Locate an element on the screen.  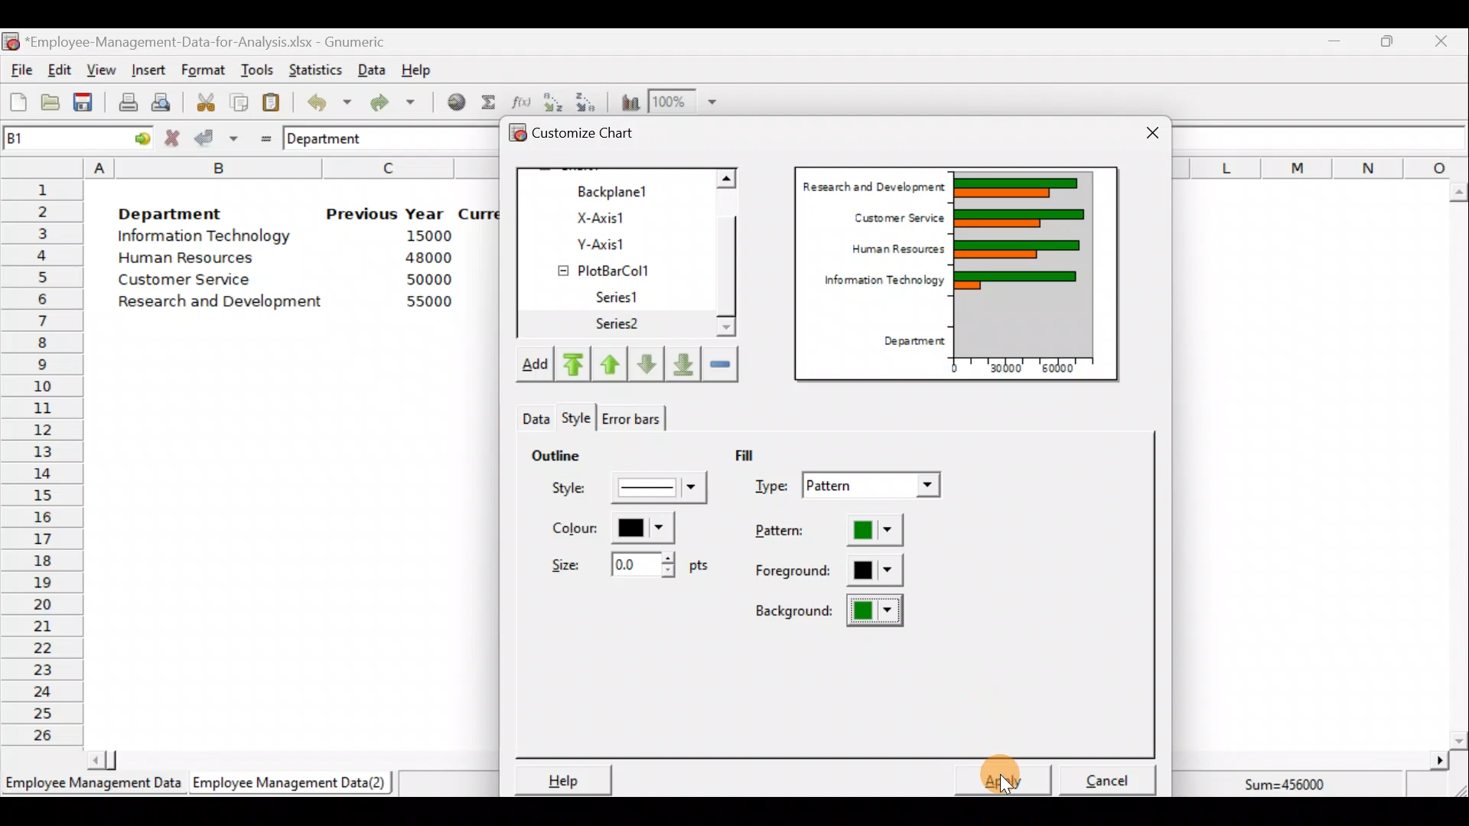
Backplane1 is located at coordinates (619, 190).